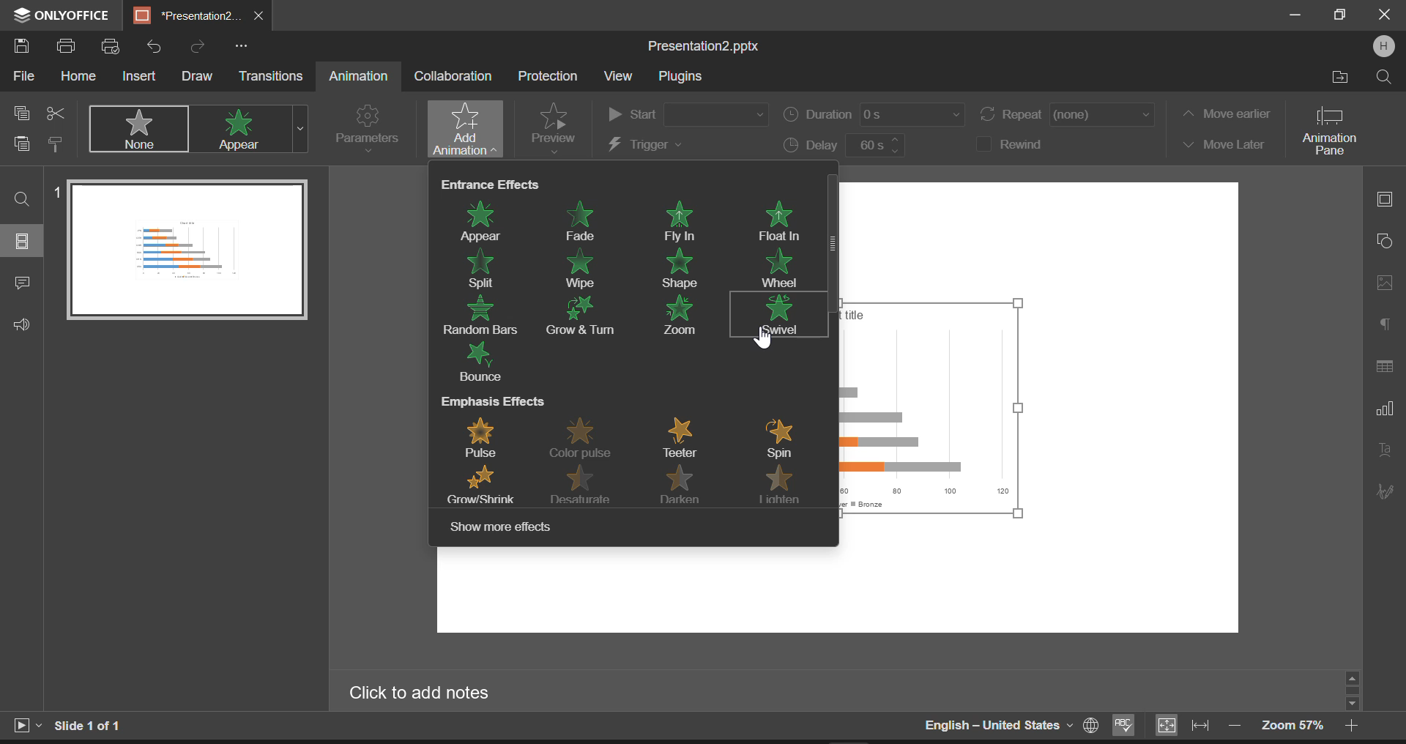 This screenshot has height=744, width=1406. Describe the element at coordinates (1384, 452) in the screenshot. I see `Text Art Settings` at that location.